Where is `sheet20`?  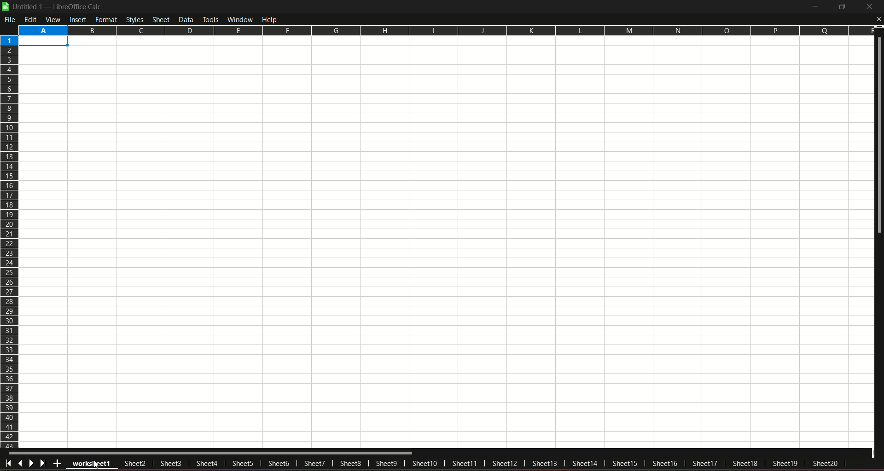 sheet20 is located at coordinates (828, 465).